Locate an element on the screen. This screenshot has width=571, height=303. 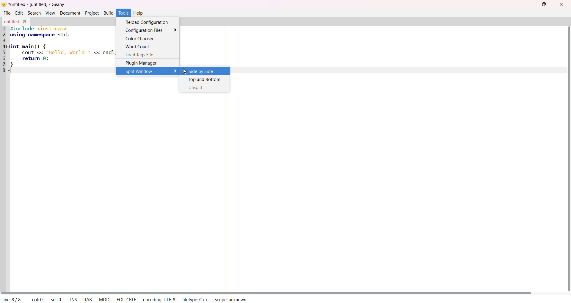
Unsplit is located at coordinates (199, 88).